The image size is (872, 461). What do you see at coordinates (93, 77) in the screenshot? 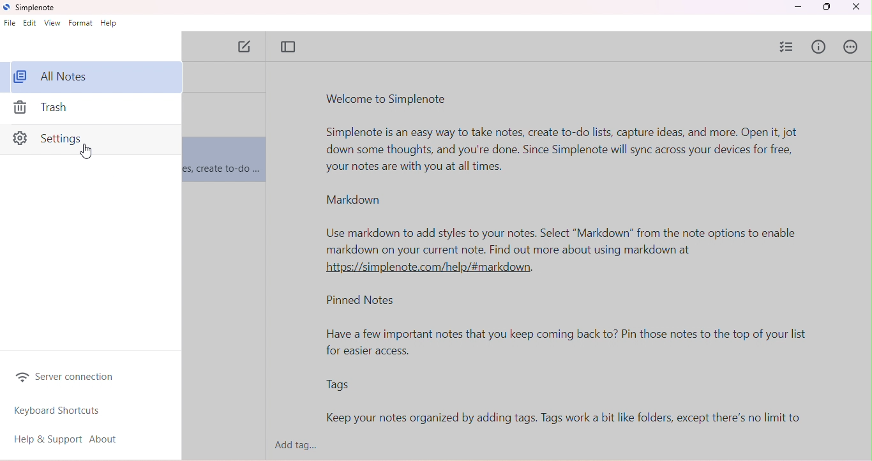
I see `all notes` at bounding box center [93, 77].